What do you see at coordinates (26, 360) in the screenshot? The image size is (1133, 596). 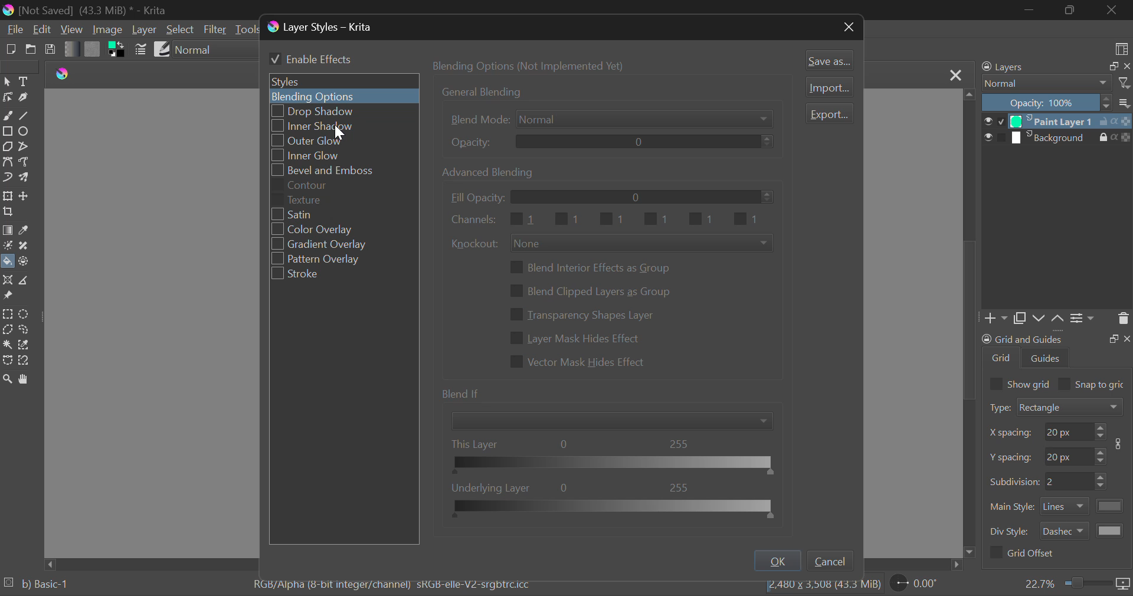 I see `Magnetic Selection` at bounding box center [26, 360].